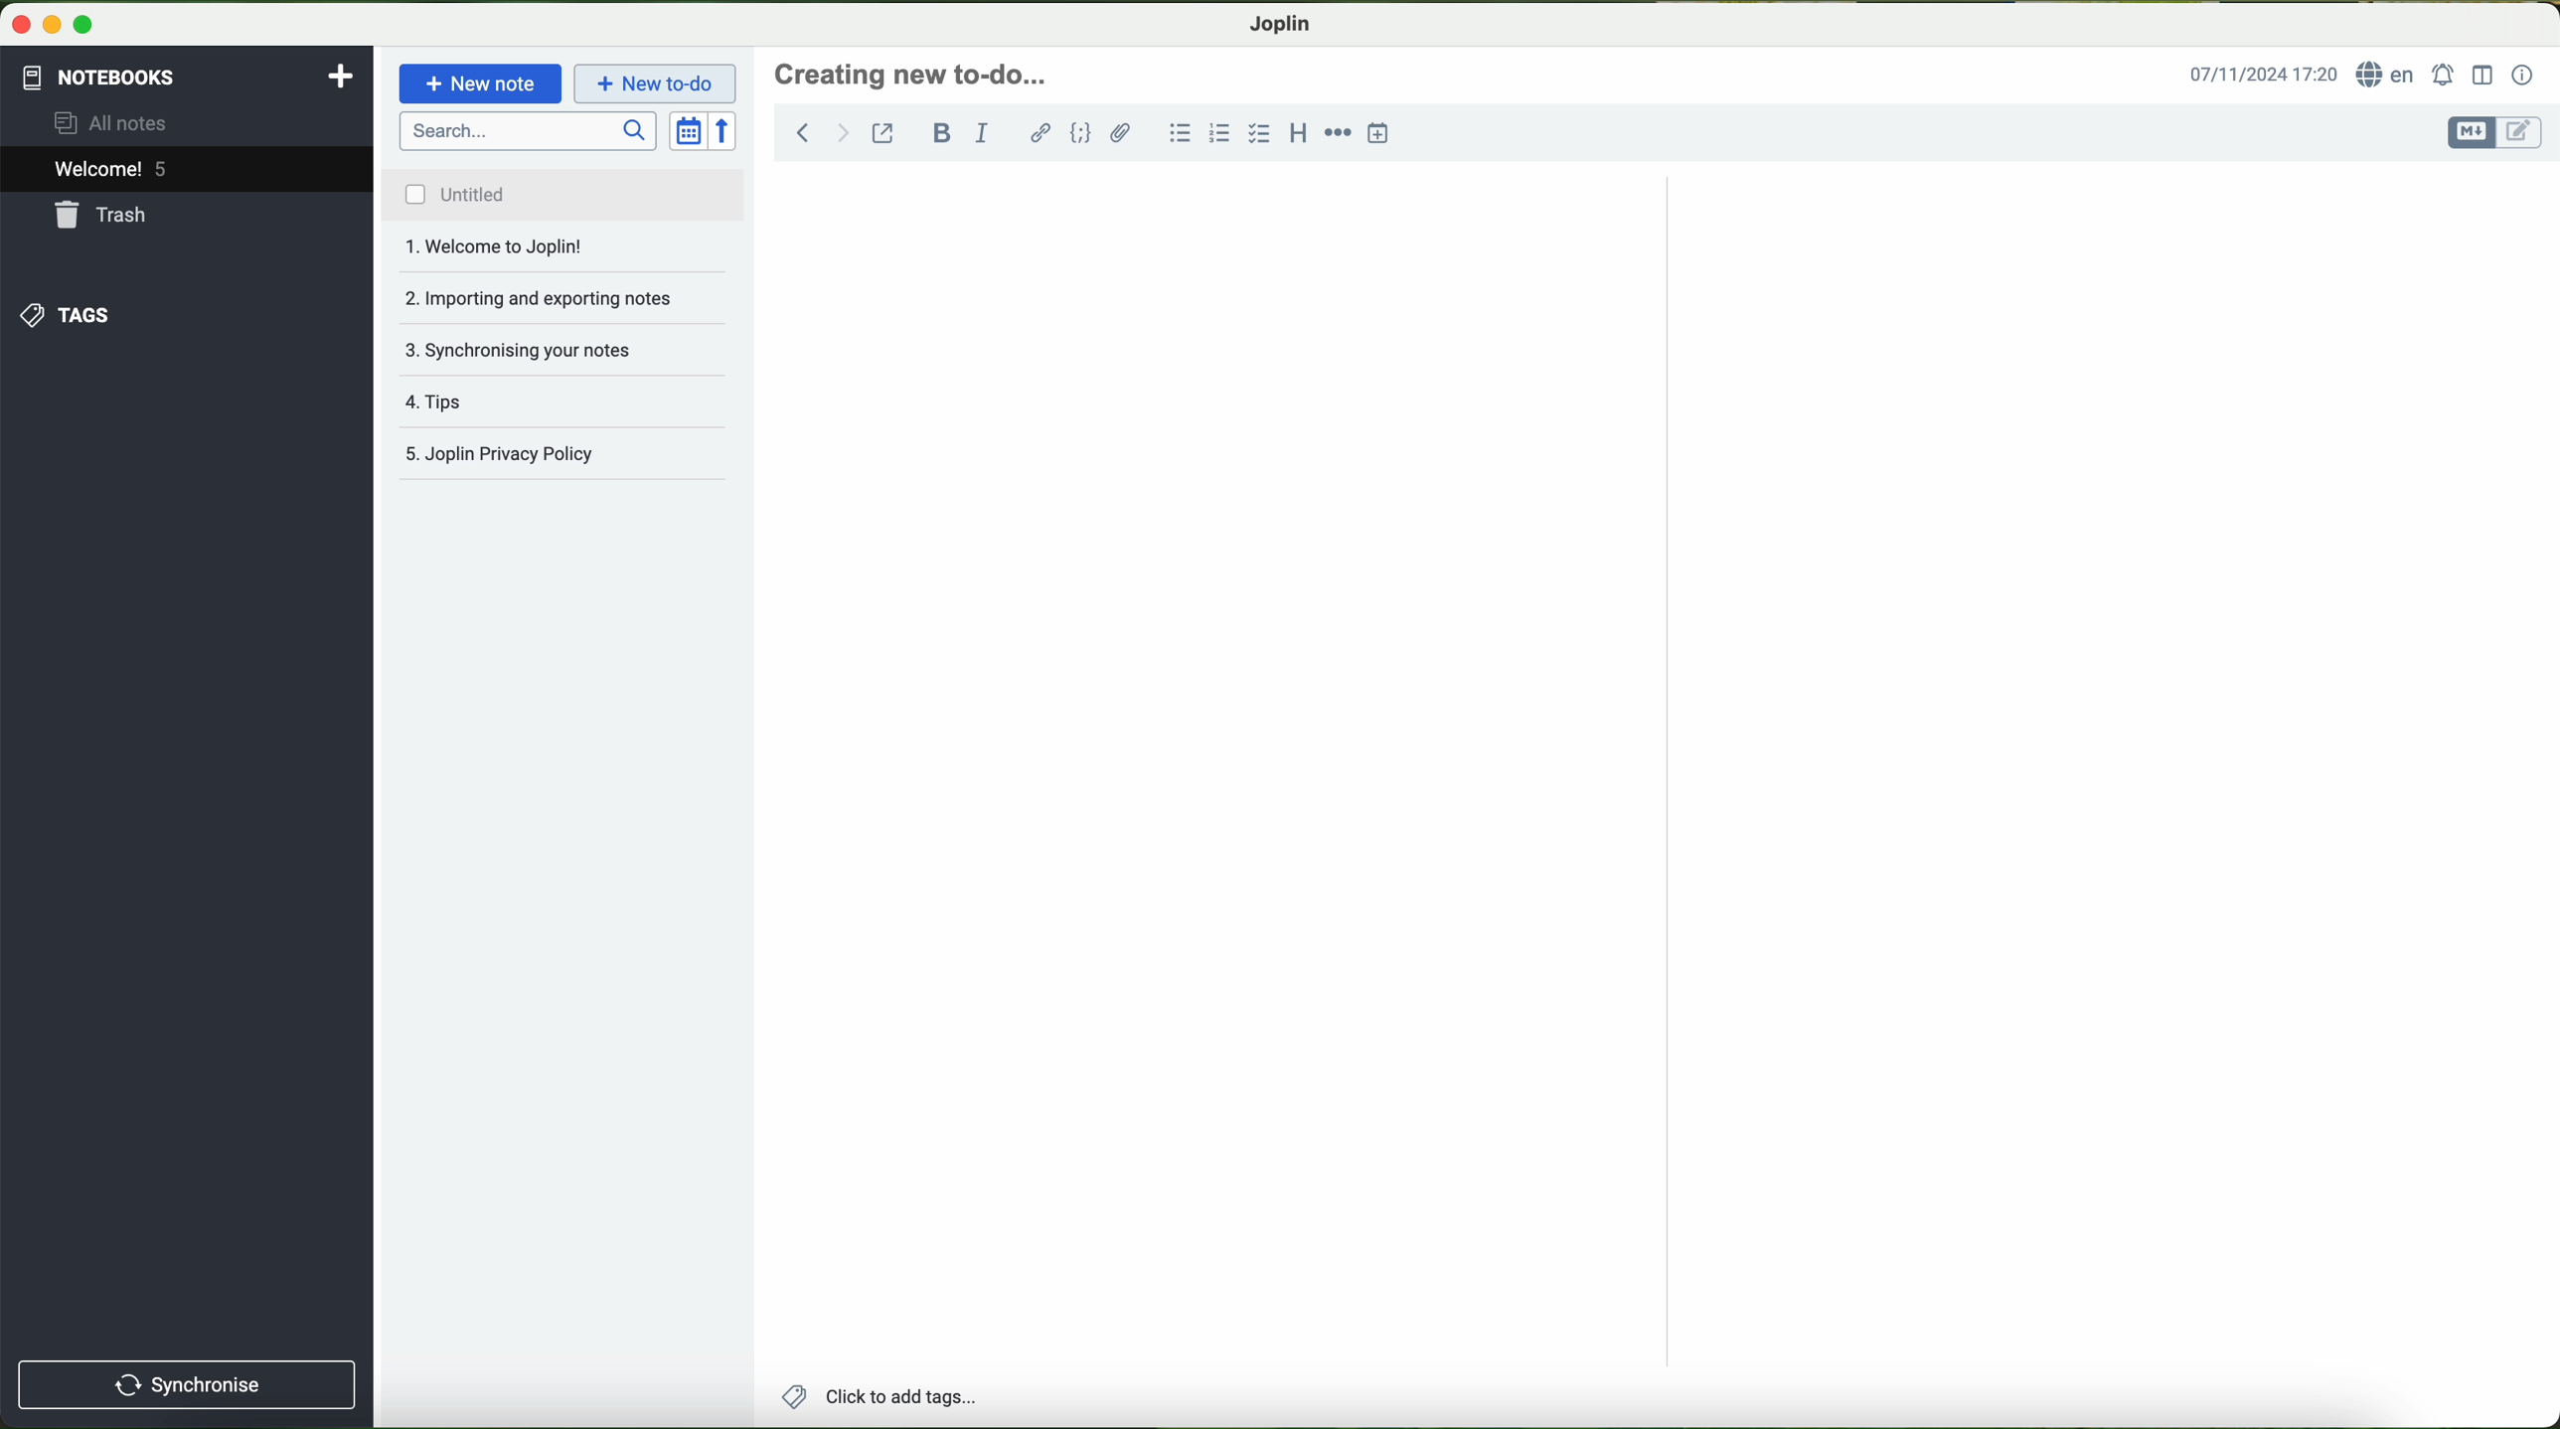 The height and width of the screenshot is (1429, 2560). What do you see at coordinates (1080, 132) in the screenshot?
I see `code` at bounding box center [1080, 132].